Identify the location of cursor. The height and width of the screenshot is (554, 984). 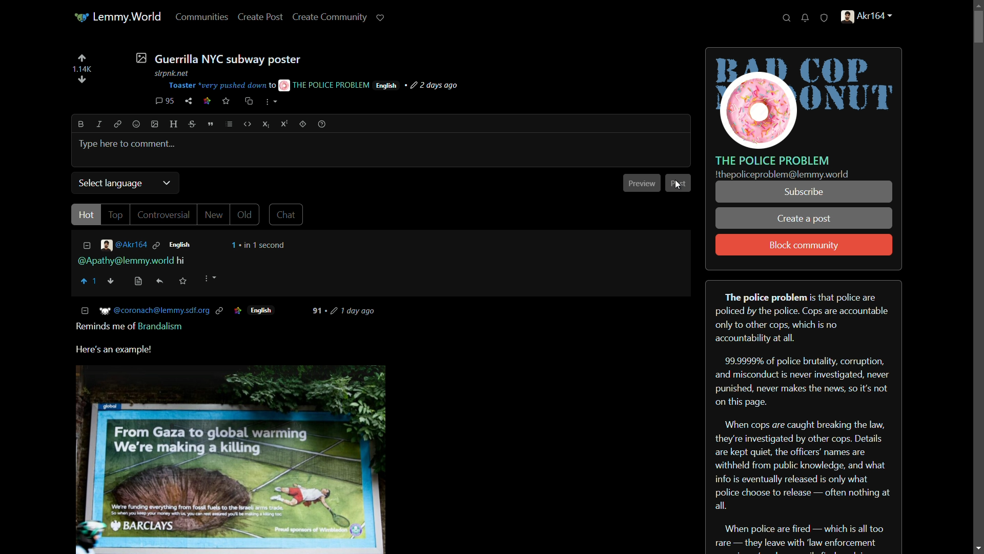
(678, 186).